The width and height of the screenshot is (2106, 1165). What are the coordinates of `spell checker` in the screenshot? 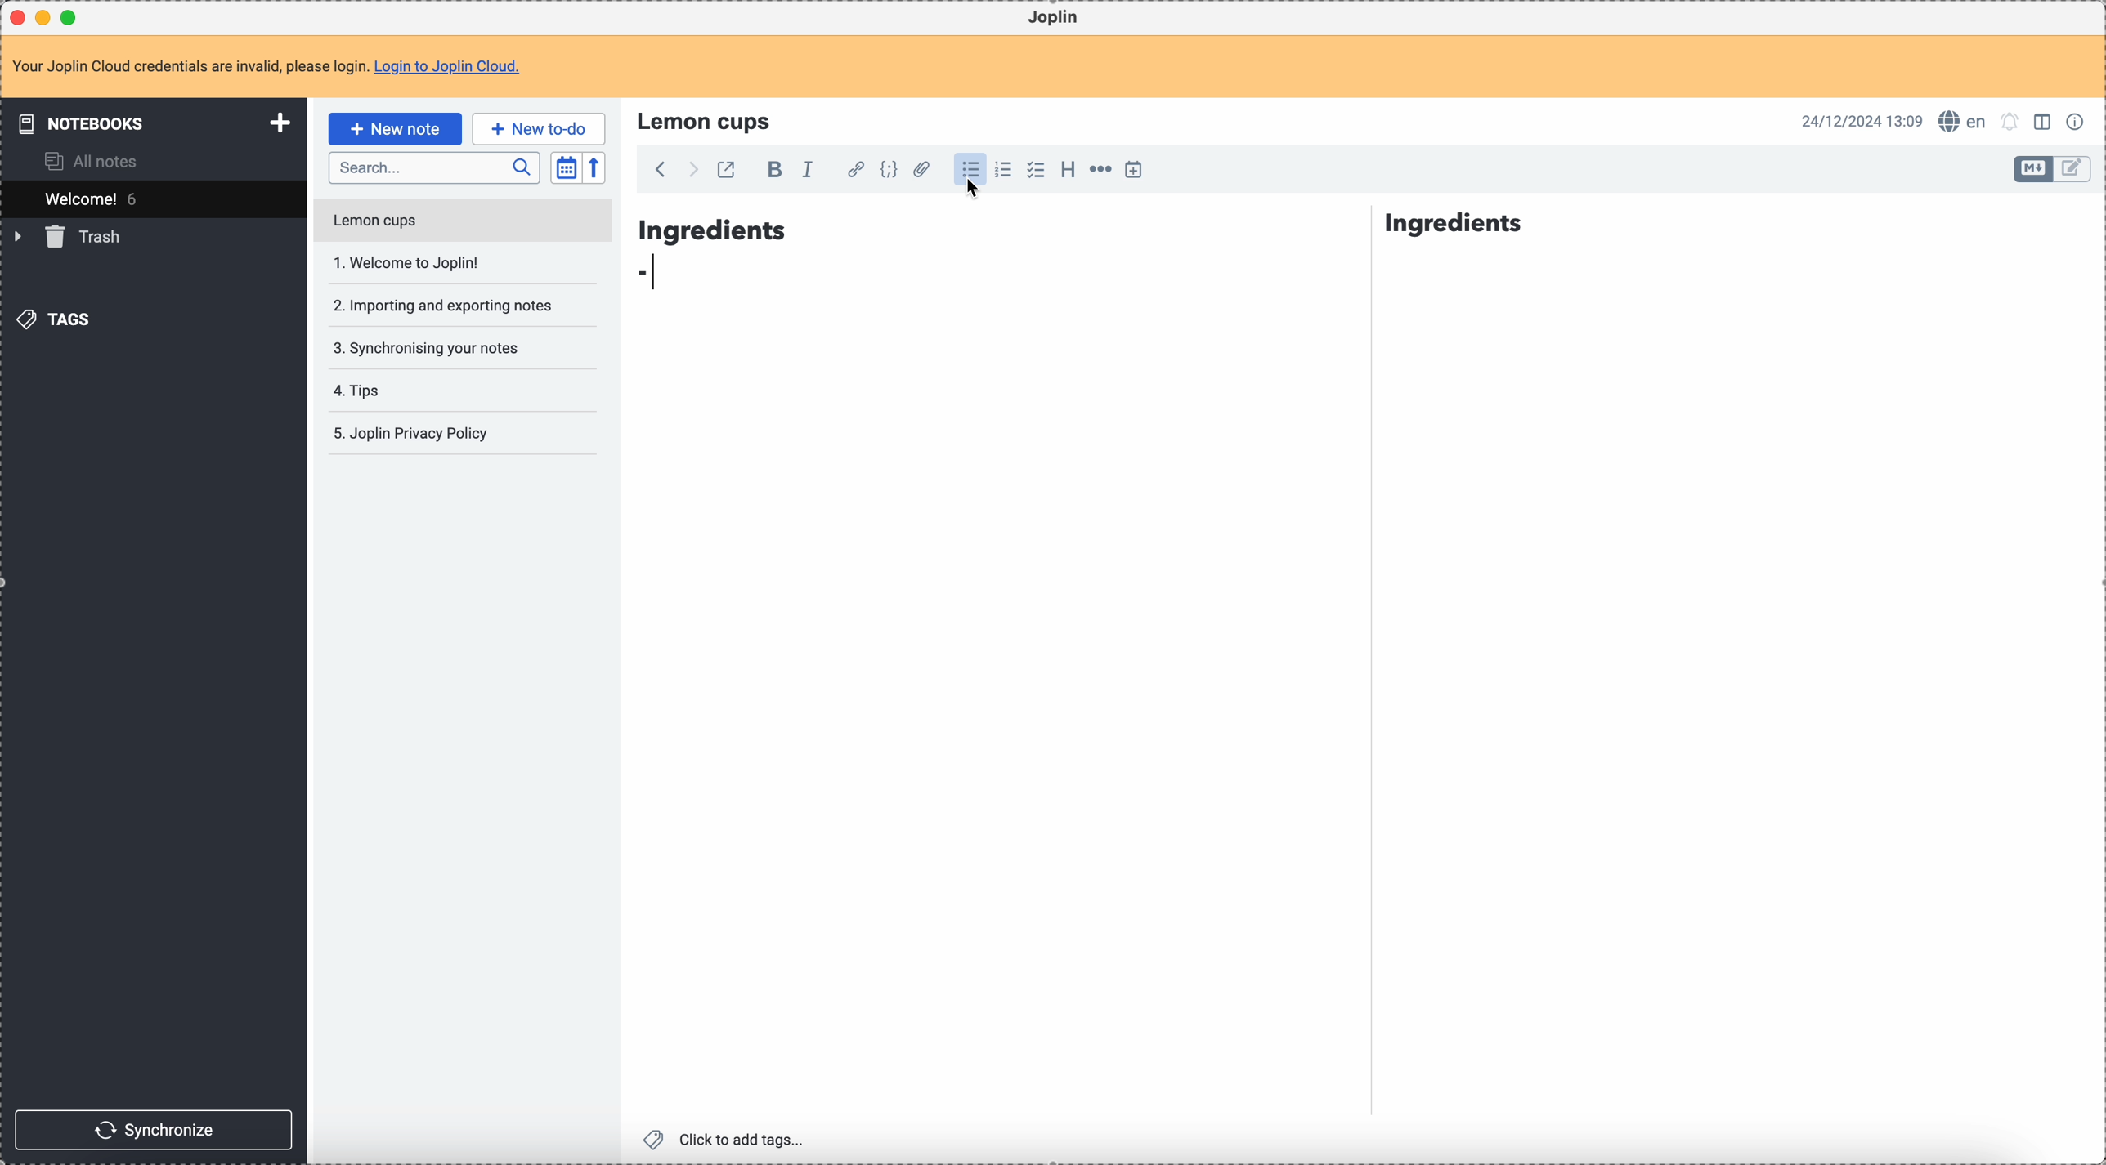 It's located at (1967, 121).